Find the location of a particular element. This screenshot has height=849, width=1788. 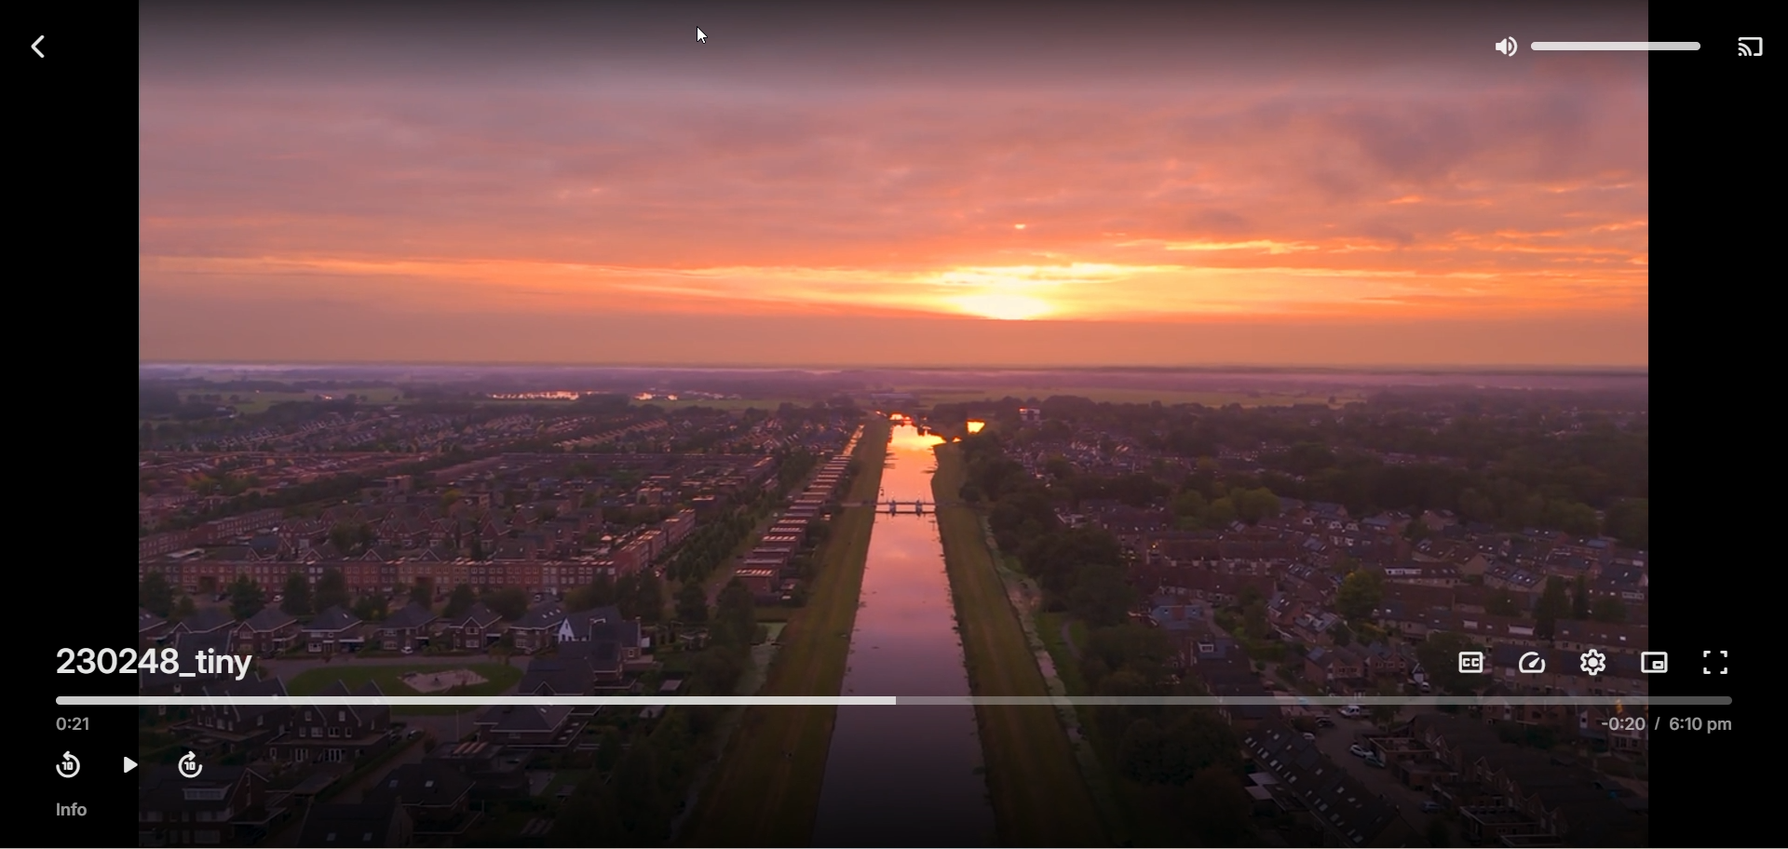

played time 0:21 is located at coordinates (82, 725).